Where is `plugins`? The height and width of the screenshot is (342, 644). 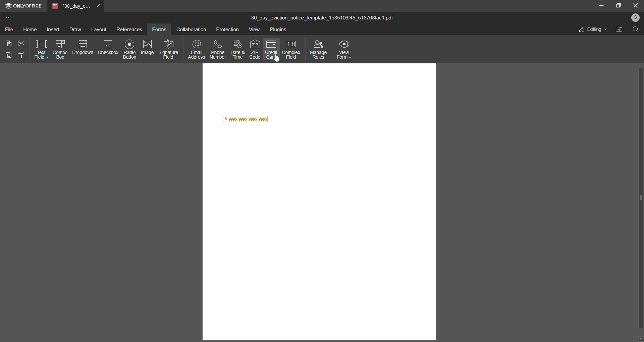
plugins is located at coordinates (279, 30).